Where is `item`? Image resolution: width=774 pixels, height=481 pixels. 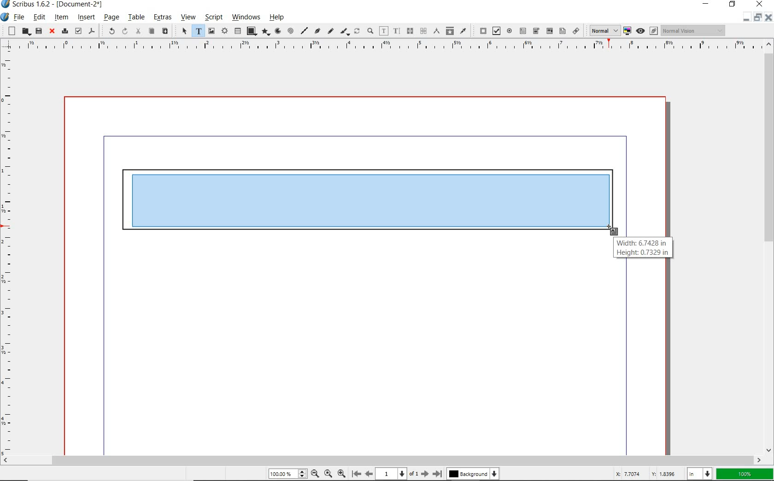 item is located at coordinates (62, 18).